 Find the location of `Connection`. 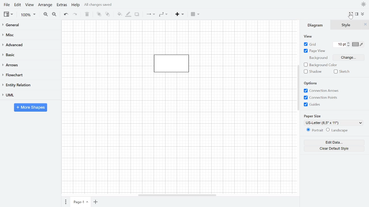

Connection is located at coordinates (150, 15).